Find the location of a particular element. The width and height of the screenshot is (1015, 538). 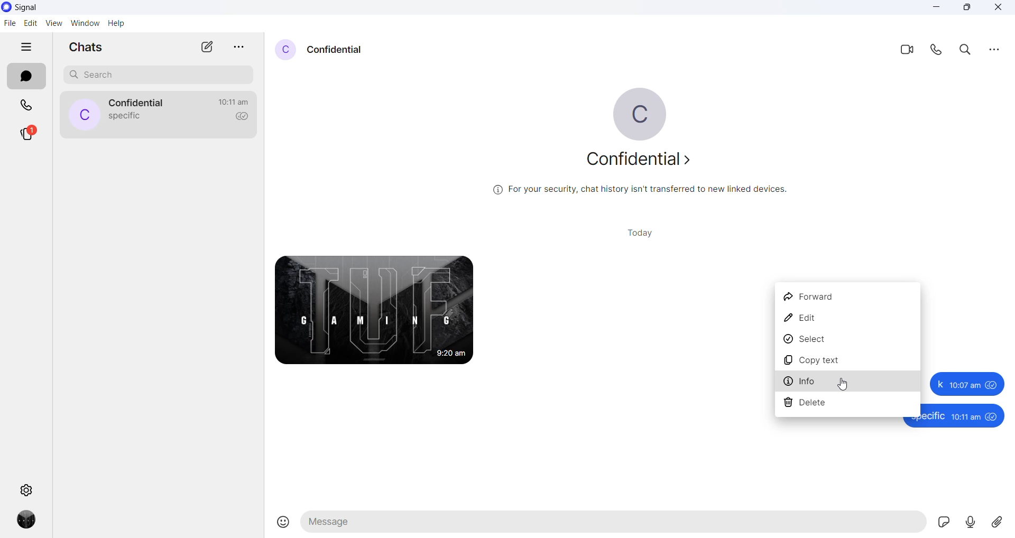

delete is located at coordinates (848, 405).